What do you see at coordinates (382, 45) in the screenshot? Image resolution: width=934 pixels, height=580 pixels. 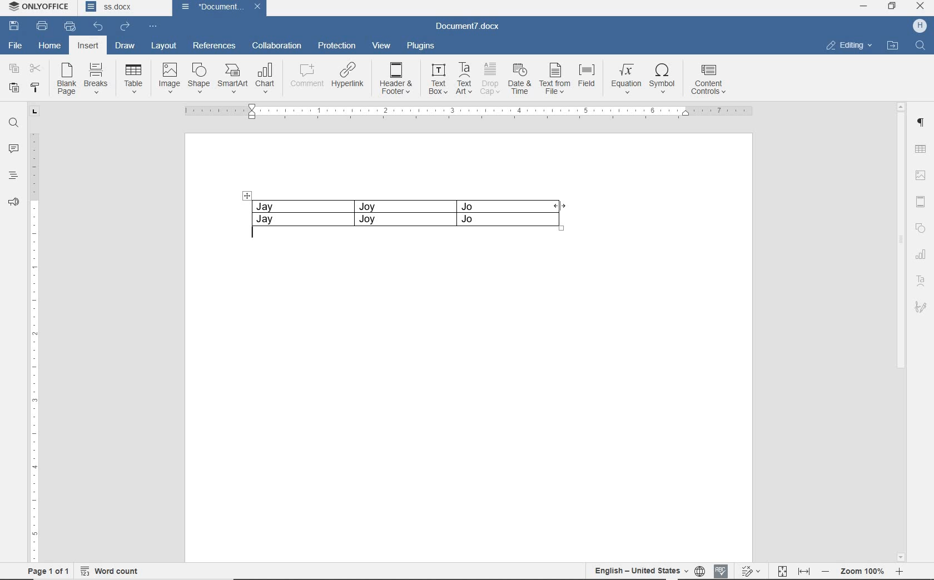 I see `VIEW` at bounding box center [382, 45].